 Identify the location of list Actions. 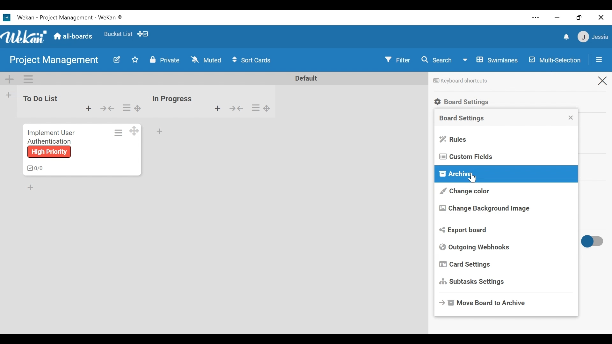
(126, 108).